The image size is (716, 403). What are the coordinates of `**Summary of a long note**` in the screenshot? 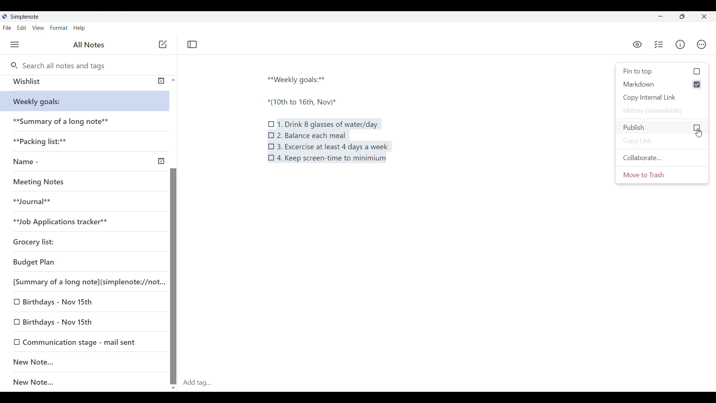 It's located at (63, 123).